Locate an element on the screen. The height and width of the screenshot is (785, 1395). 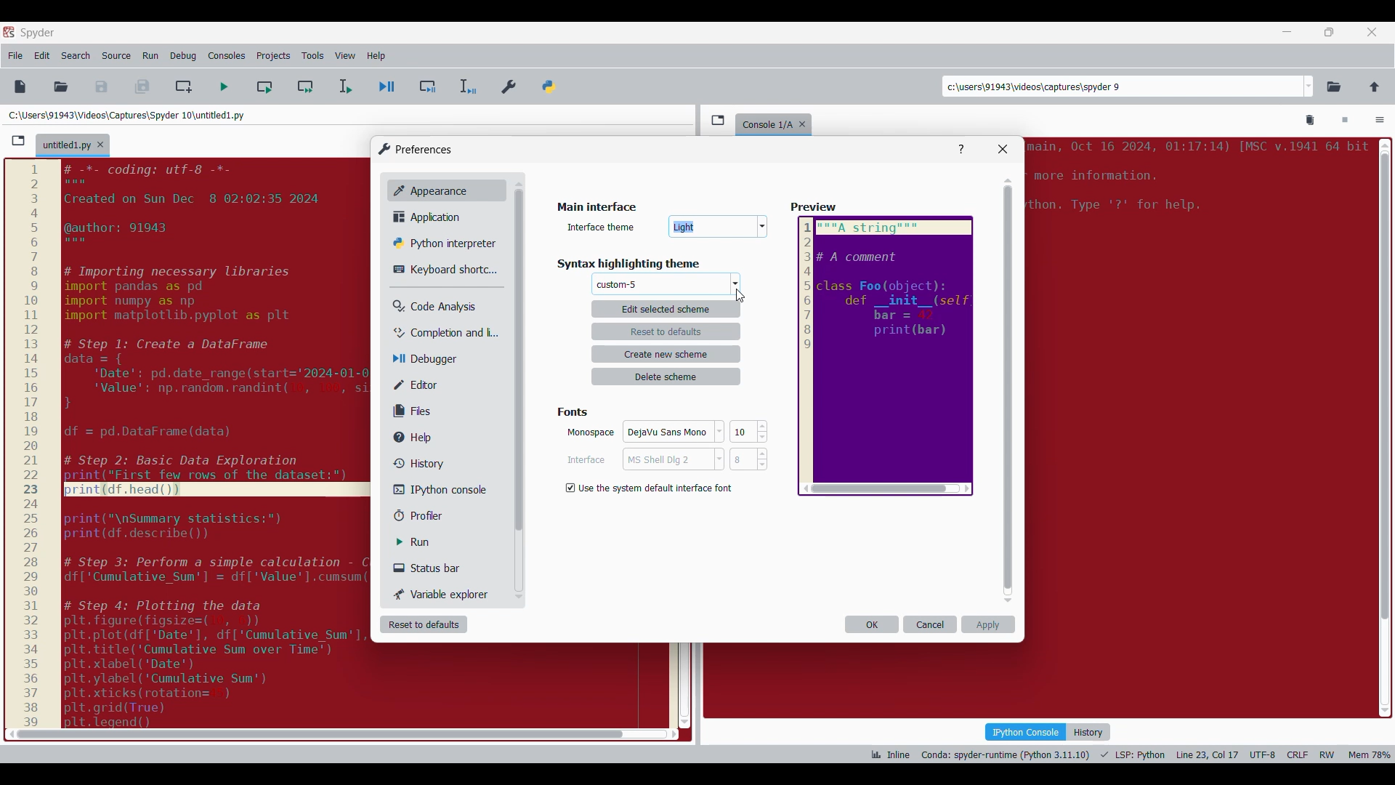
Interrupt kernel is located at coordinates (1345, 121).